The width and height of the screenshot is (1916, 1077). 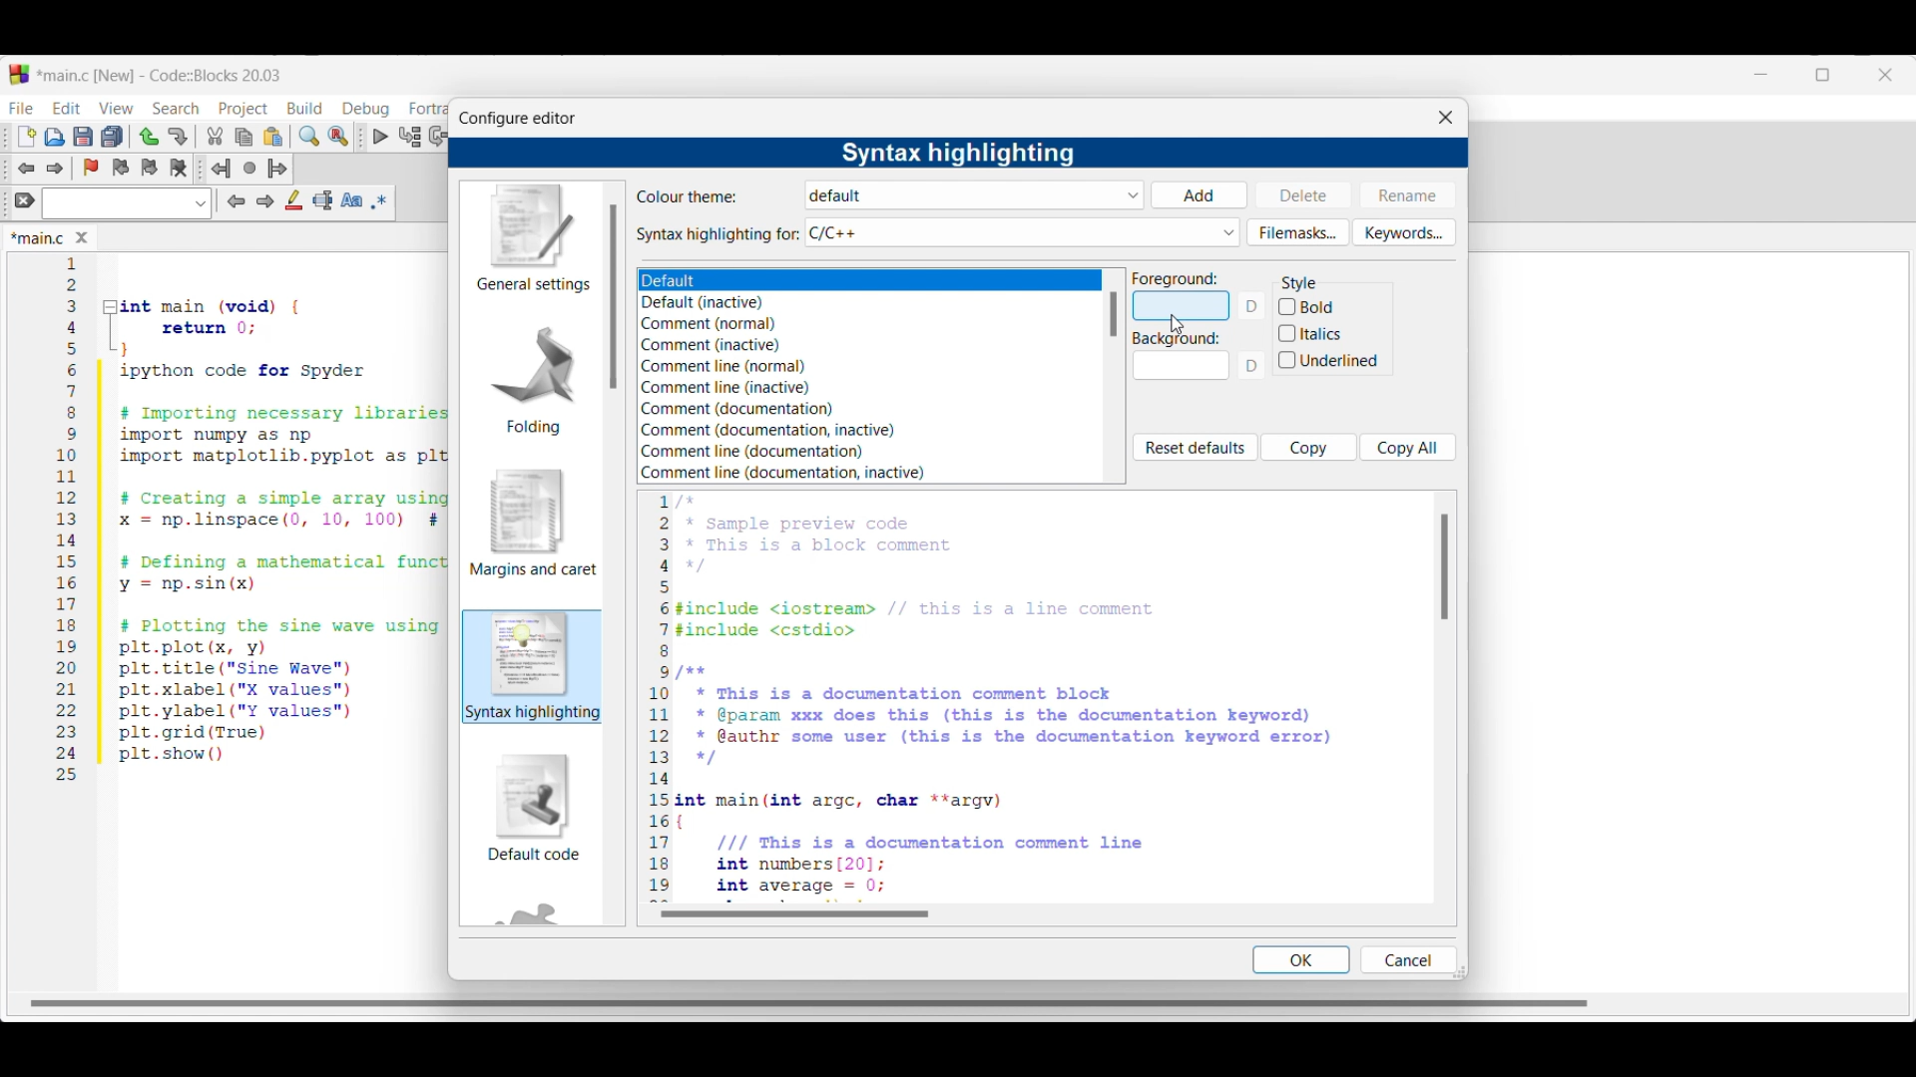 What do you see at coordinates (533, 379) in the screenshot?
I see `Folding` at bounding box center [533, 379].